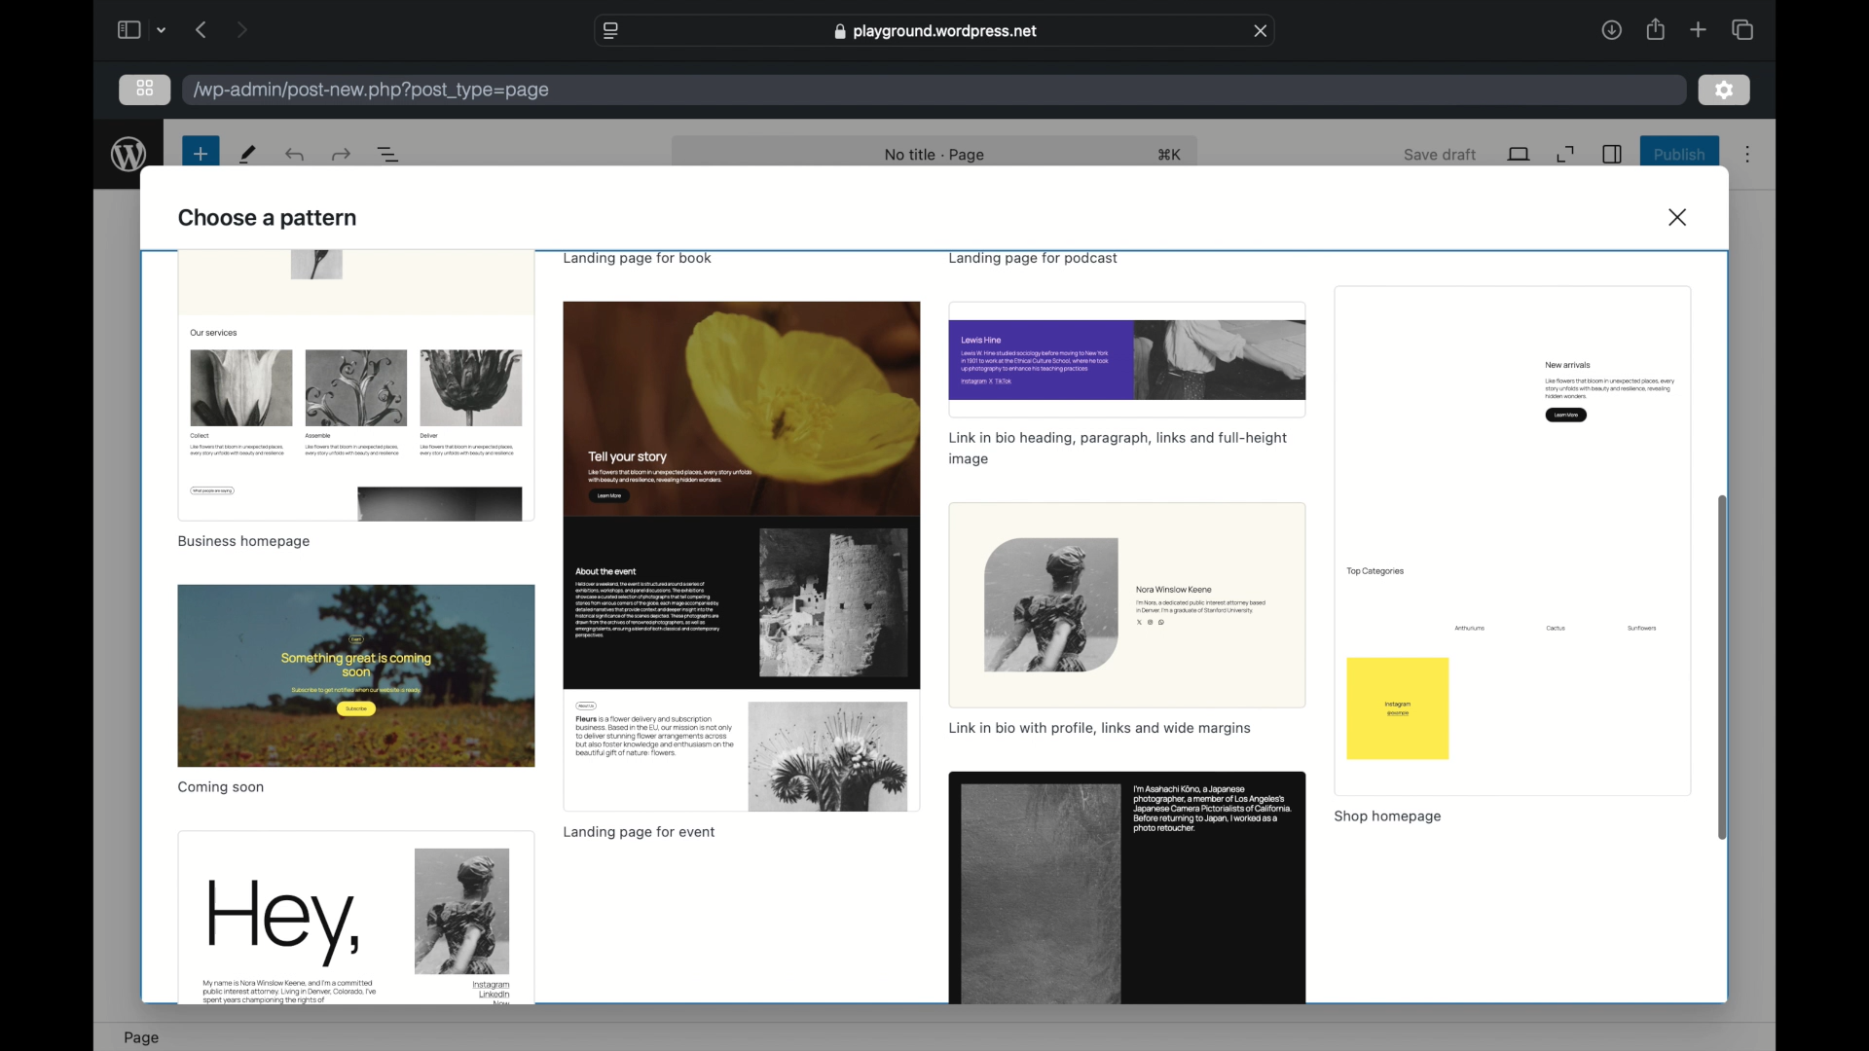  Describe the element at coordinates (1262, 31) in the screenshot. I see `close` at that location.